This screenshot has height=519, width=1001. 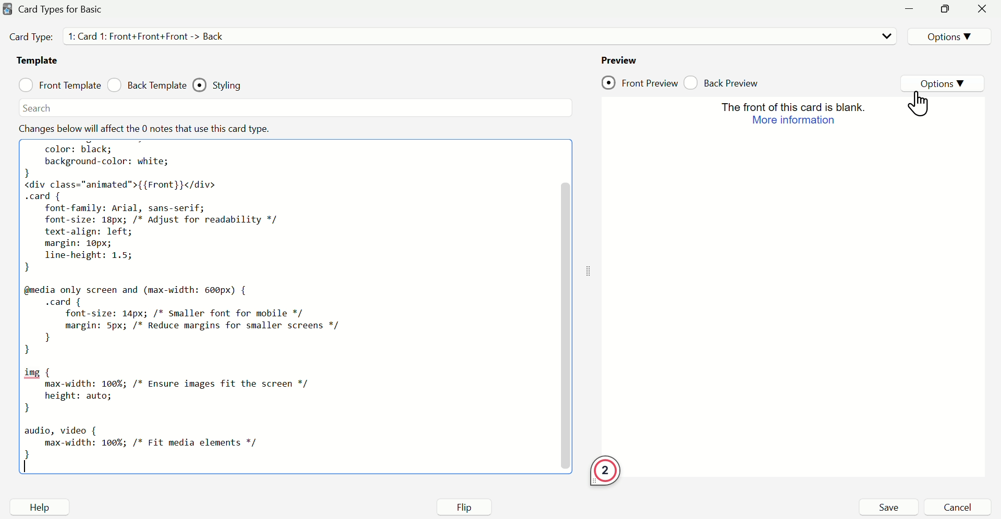 What do you see at coordinates (920, 103) in the screenshot?
I see `Cursor on options` at bounding box center [920, 103].